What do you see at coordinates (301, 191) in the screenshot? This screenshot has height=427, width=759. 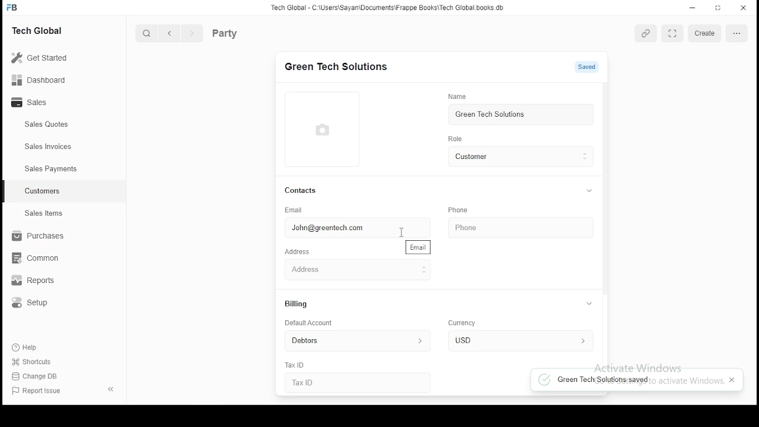 I see `contacts` at bounding box center [301, 191].